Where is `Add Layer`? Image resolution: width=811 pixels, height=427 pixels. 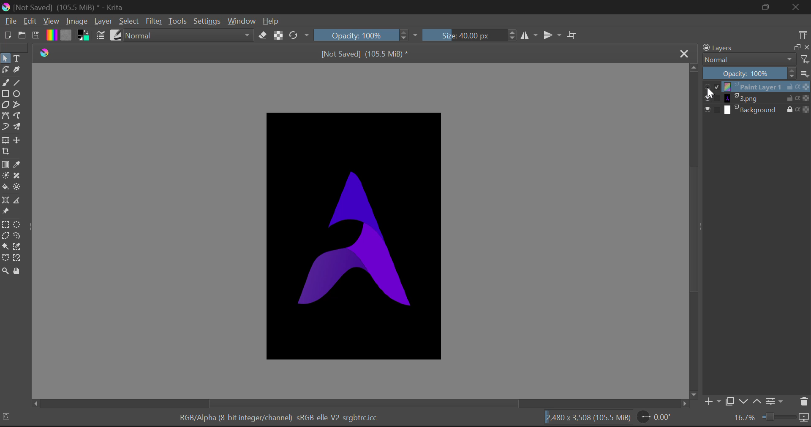
Add Layer is located at coordinates (713, 401).